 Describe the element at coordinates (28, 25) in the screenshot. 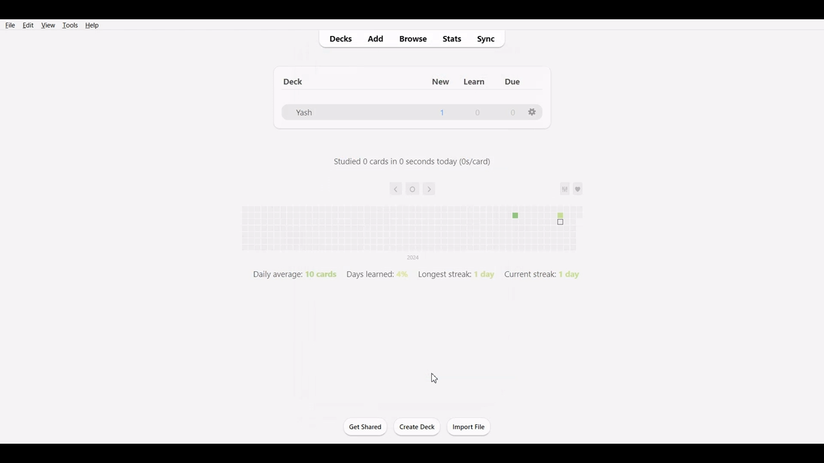

I see `Edit` at that location.